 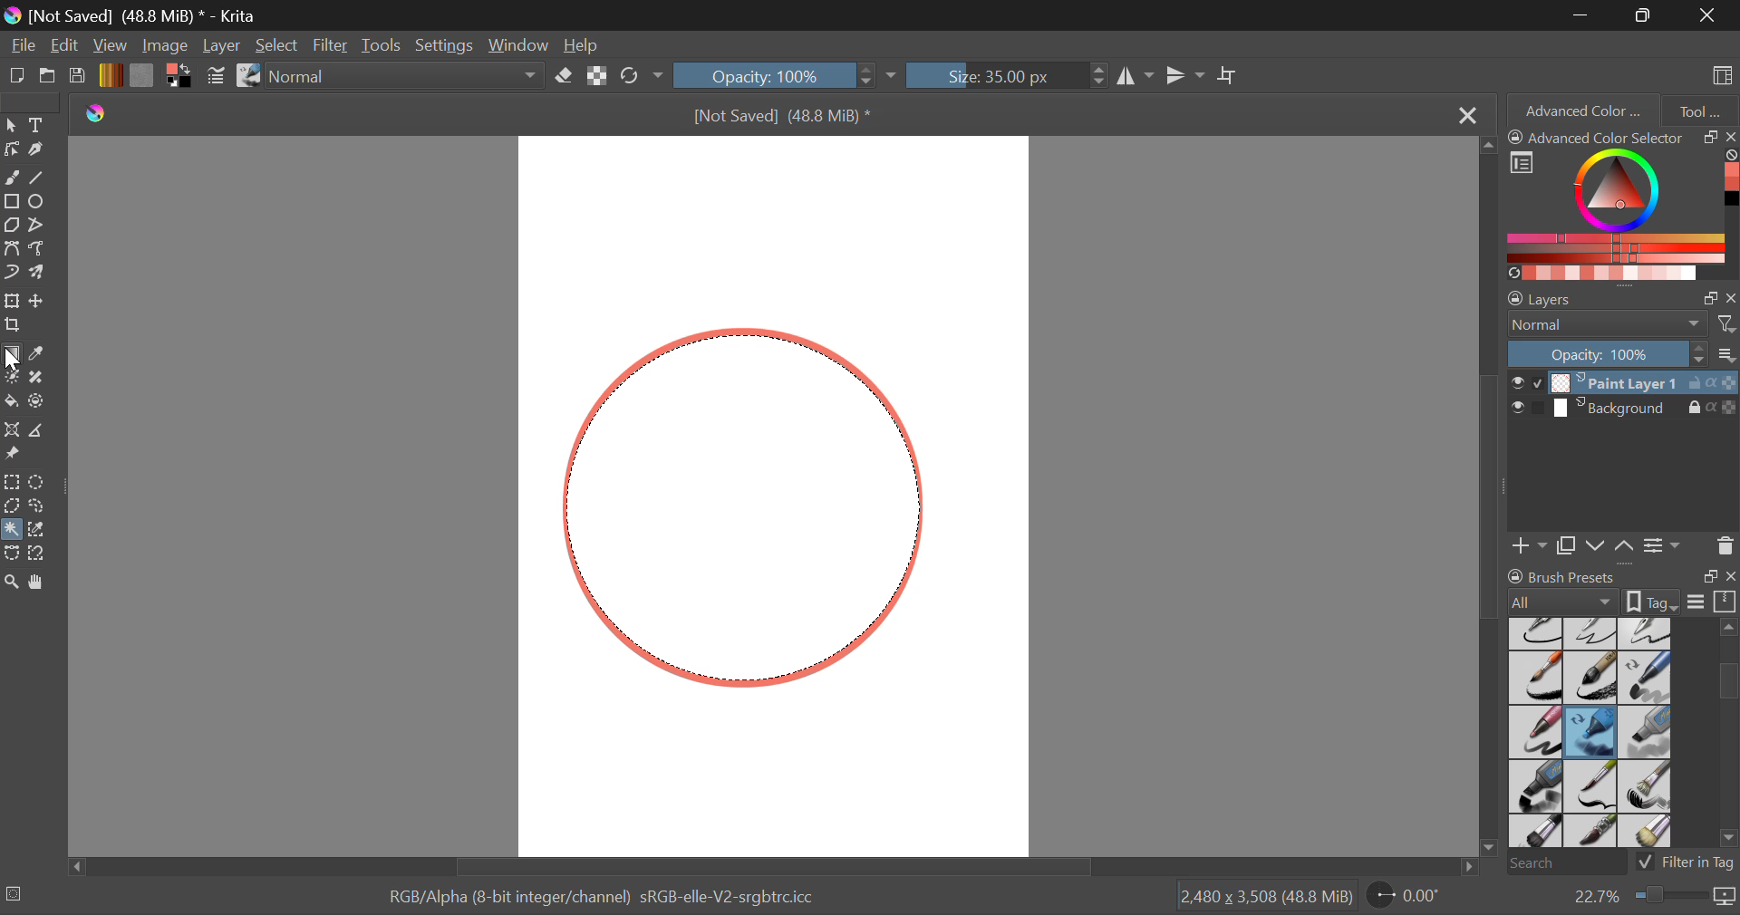 I want to click on [Not Saved] (48.8 MiB) *, so click(x=786, y=117).